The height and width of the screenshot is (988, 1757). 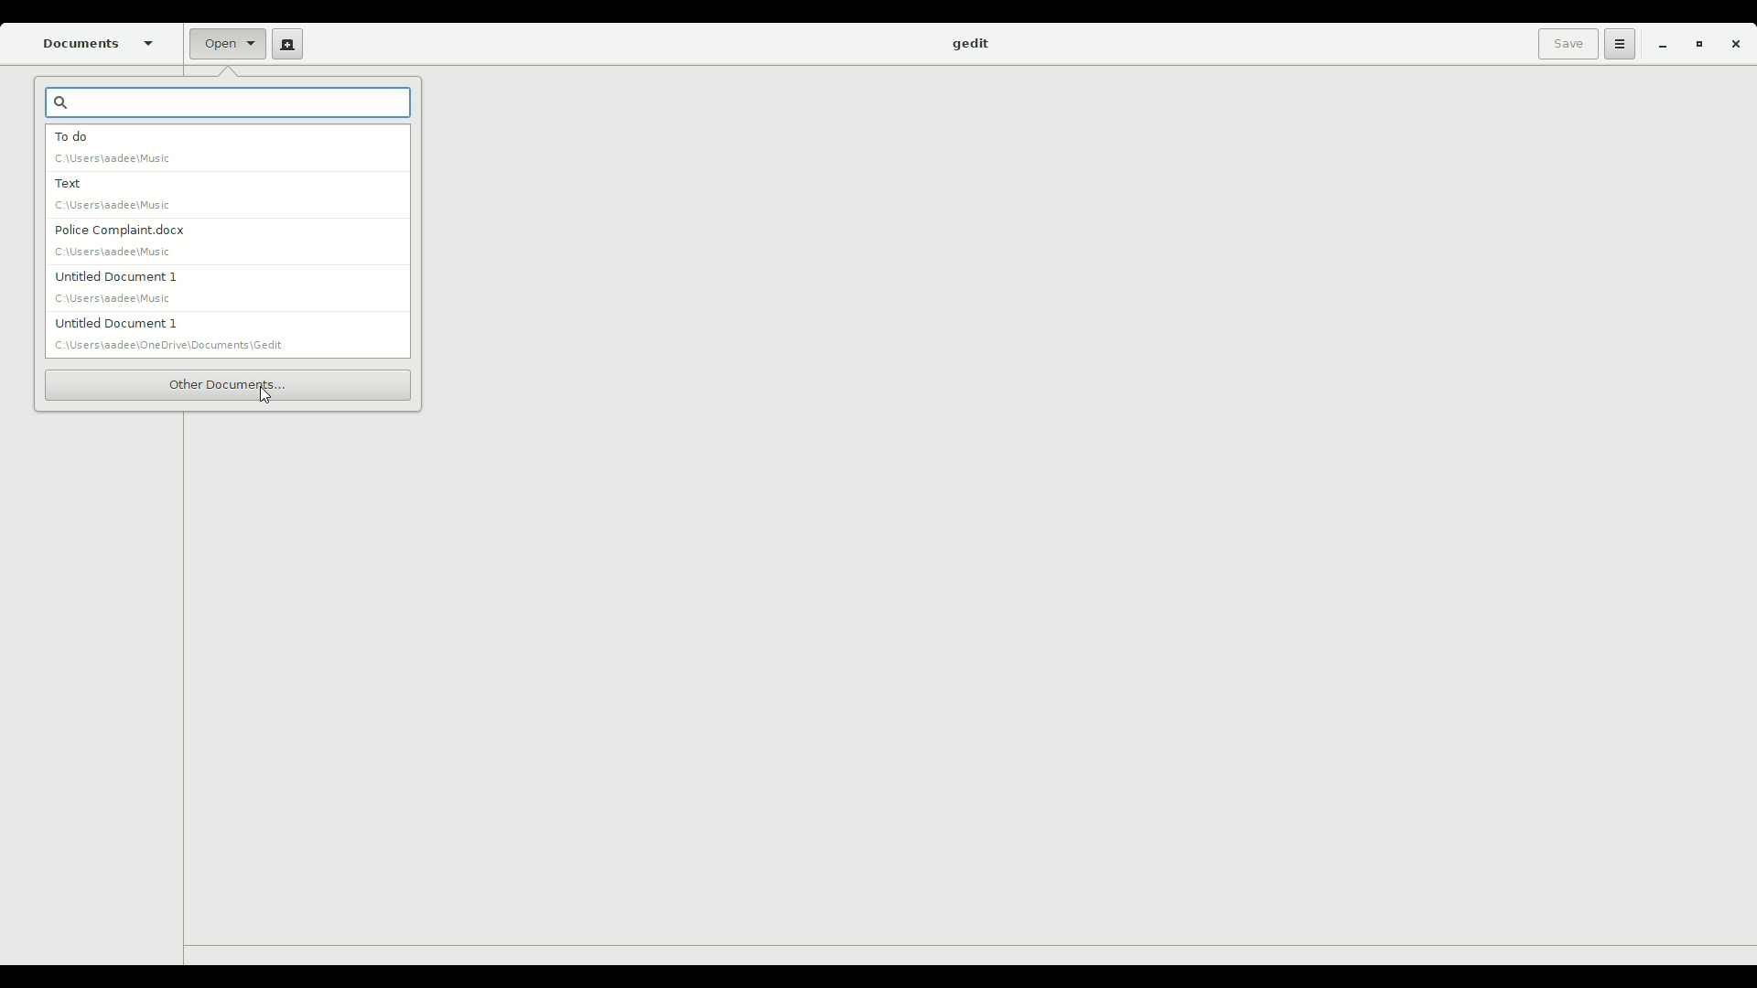 What do you see at coordinates (1617, 44) in the screenshot?
I see `Options` at bounding box center [1617, 44].